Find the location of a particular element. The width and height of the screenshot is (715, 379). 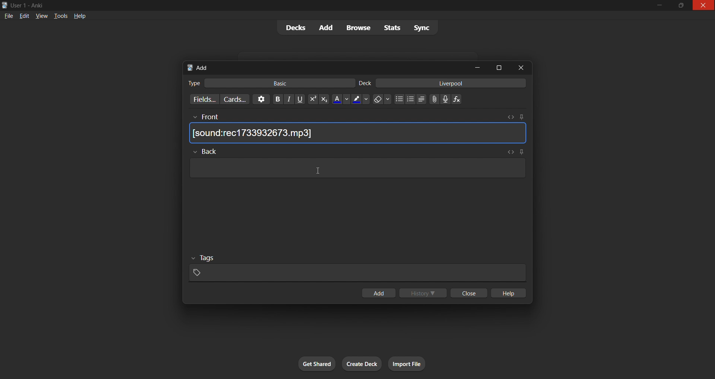

add is located at coordinates (378, 292).